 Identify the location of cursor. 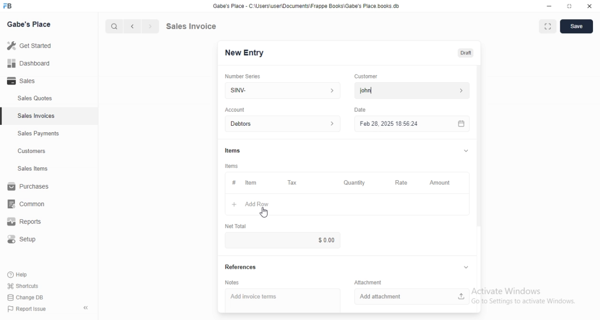
(110, 26).